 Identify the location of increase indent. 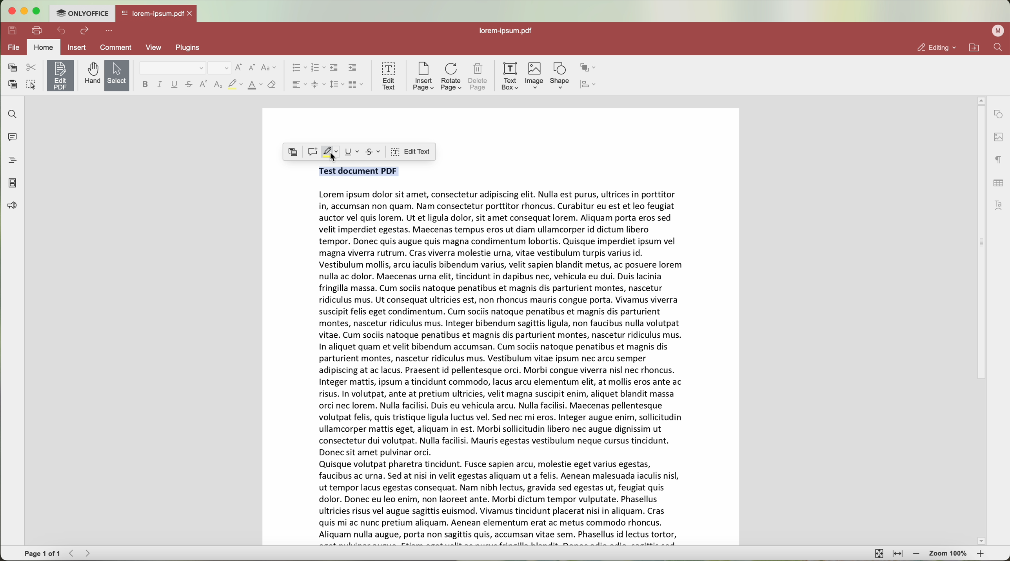
(353, 68).